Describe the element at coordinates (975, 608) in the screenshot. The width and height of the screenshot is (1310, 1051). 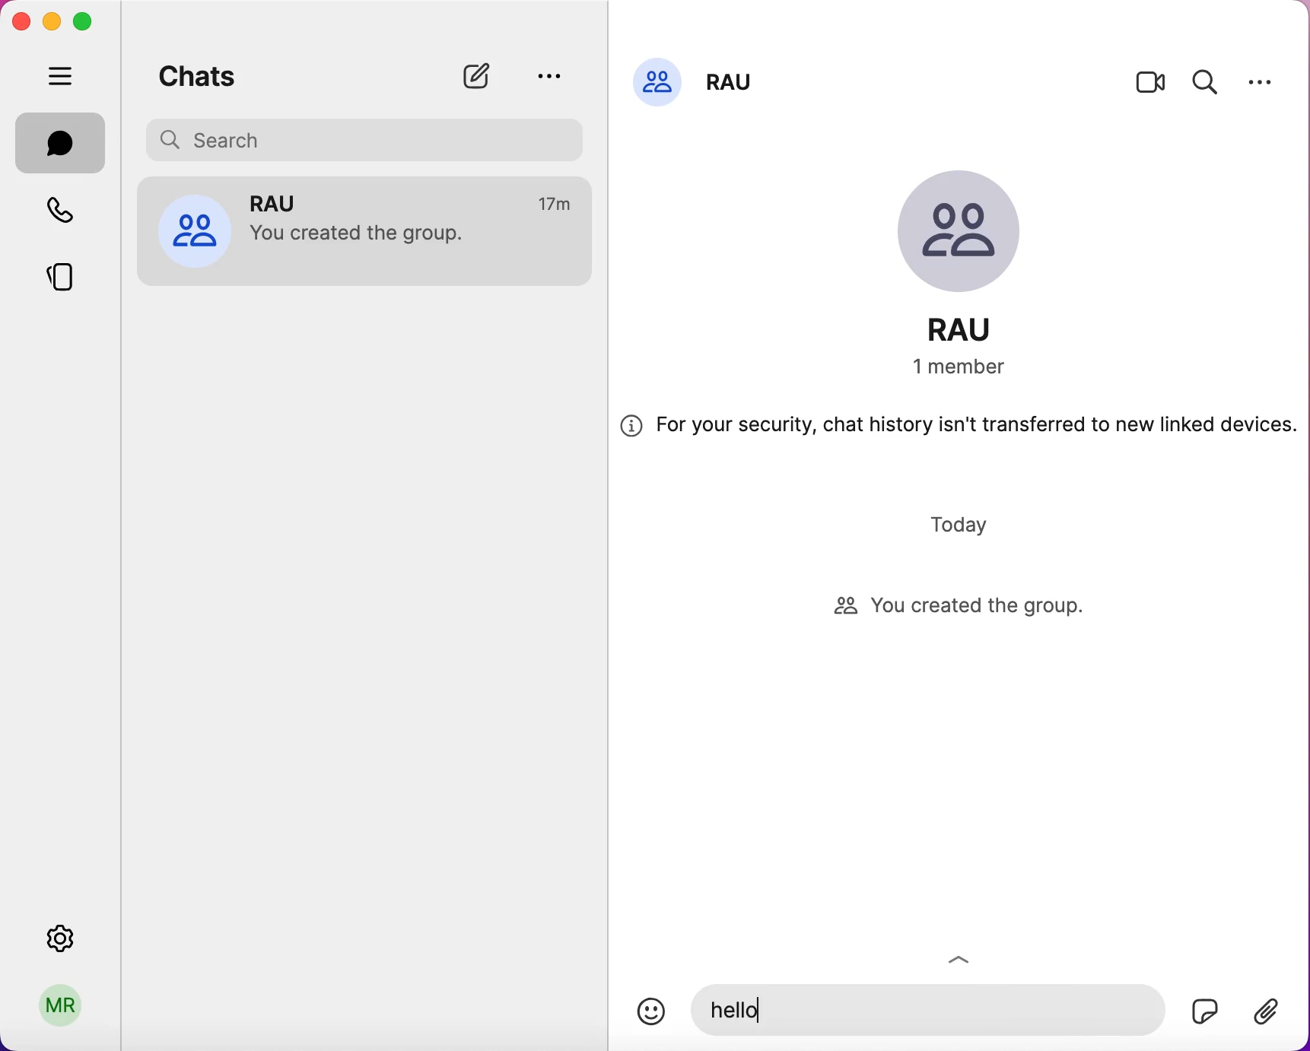
I see `you created the group` at that location.